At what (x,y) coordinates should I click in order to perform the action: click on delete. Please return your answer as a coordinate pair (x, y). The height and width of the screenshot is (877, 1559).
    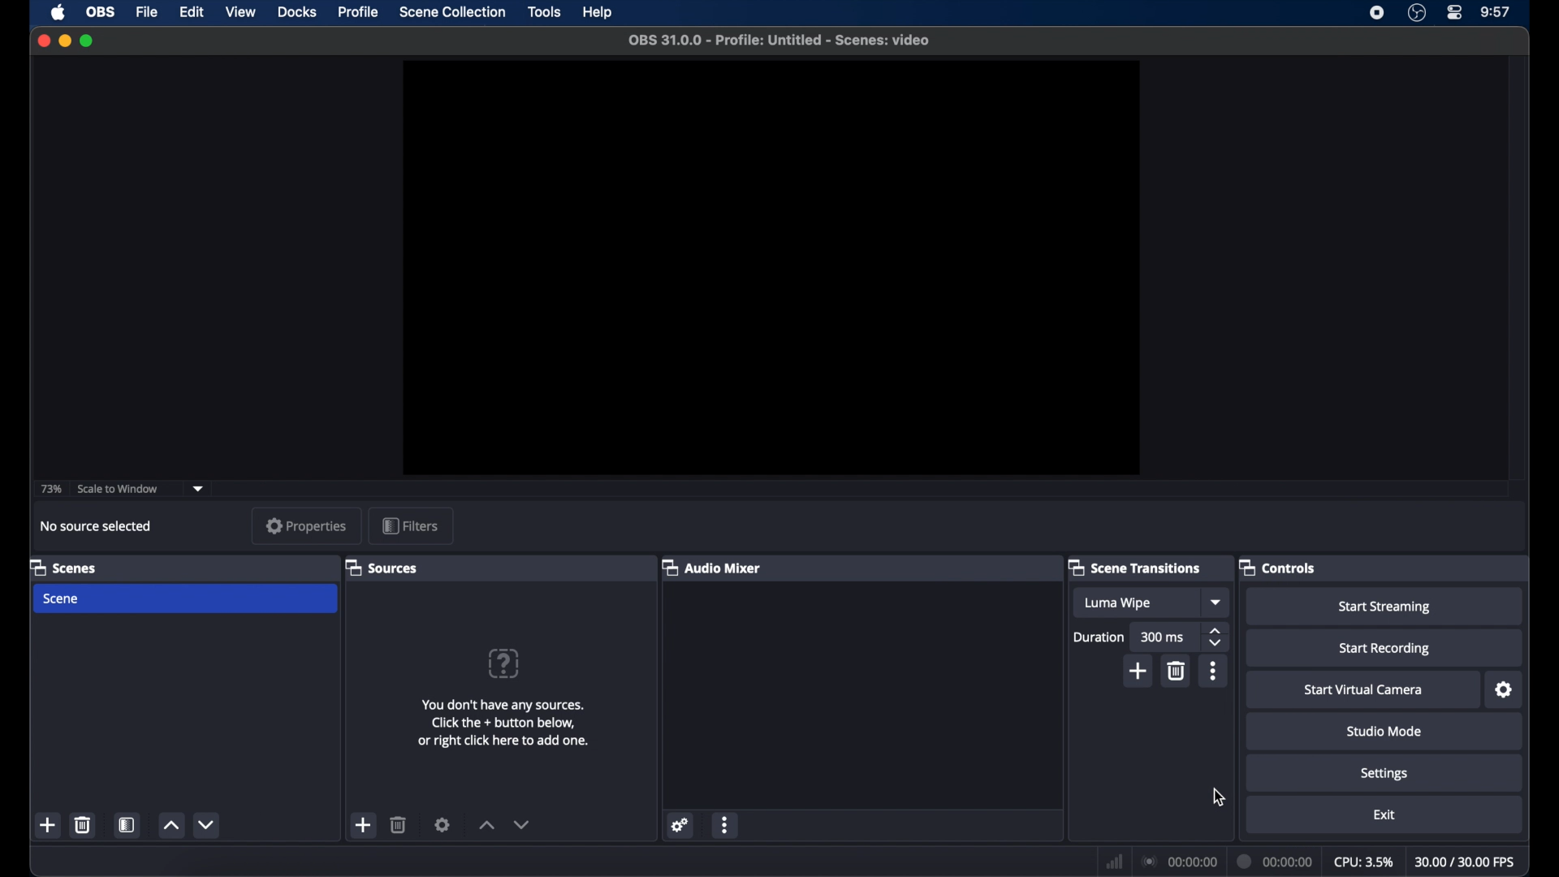
    Looking at the image, I should click on (86, 824).